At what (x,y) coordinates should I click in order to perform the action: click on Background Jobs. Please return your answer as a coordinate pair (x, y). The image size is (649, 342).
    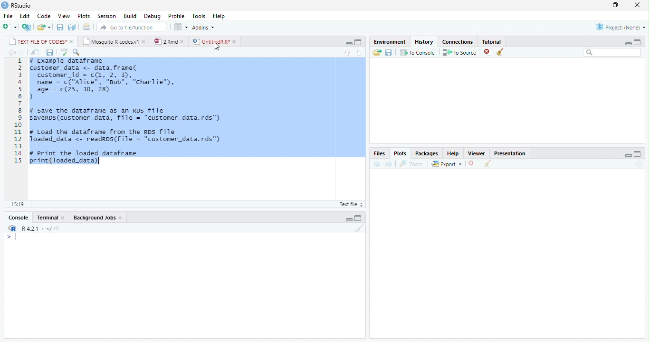
    Looking at the image, I should click on (94, 218).